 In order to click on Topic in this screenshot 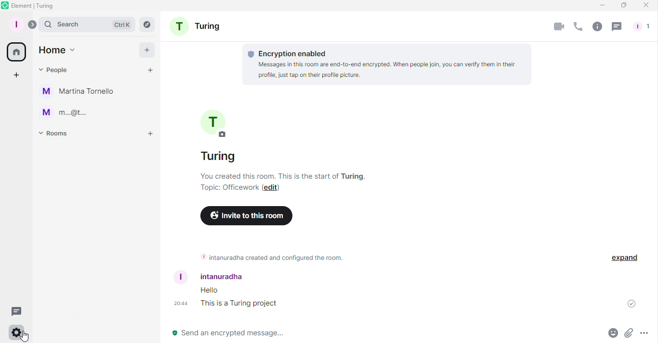, I will do `click(222, 188)`.